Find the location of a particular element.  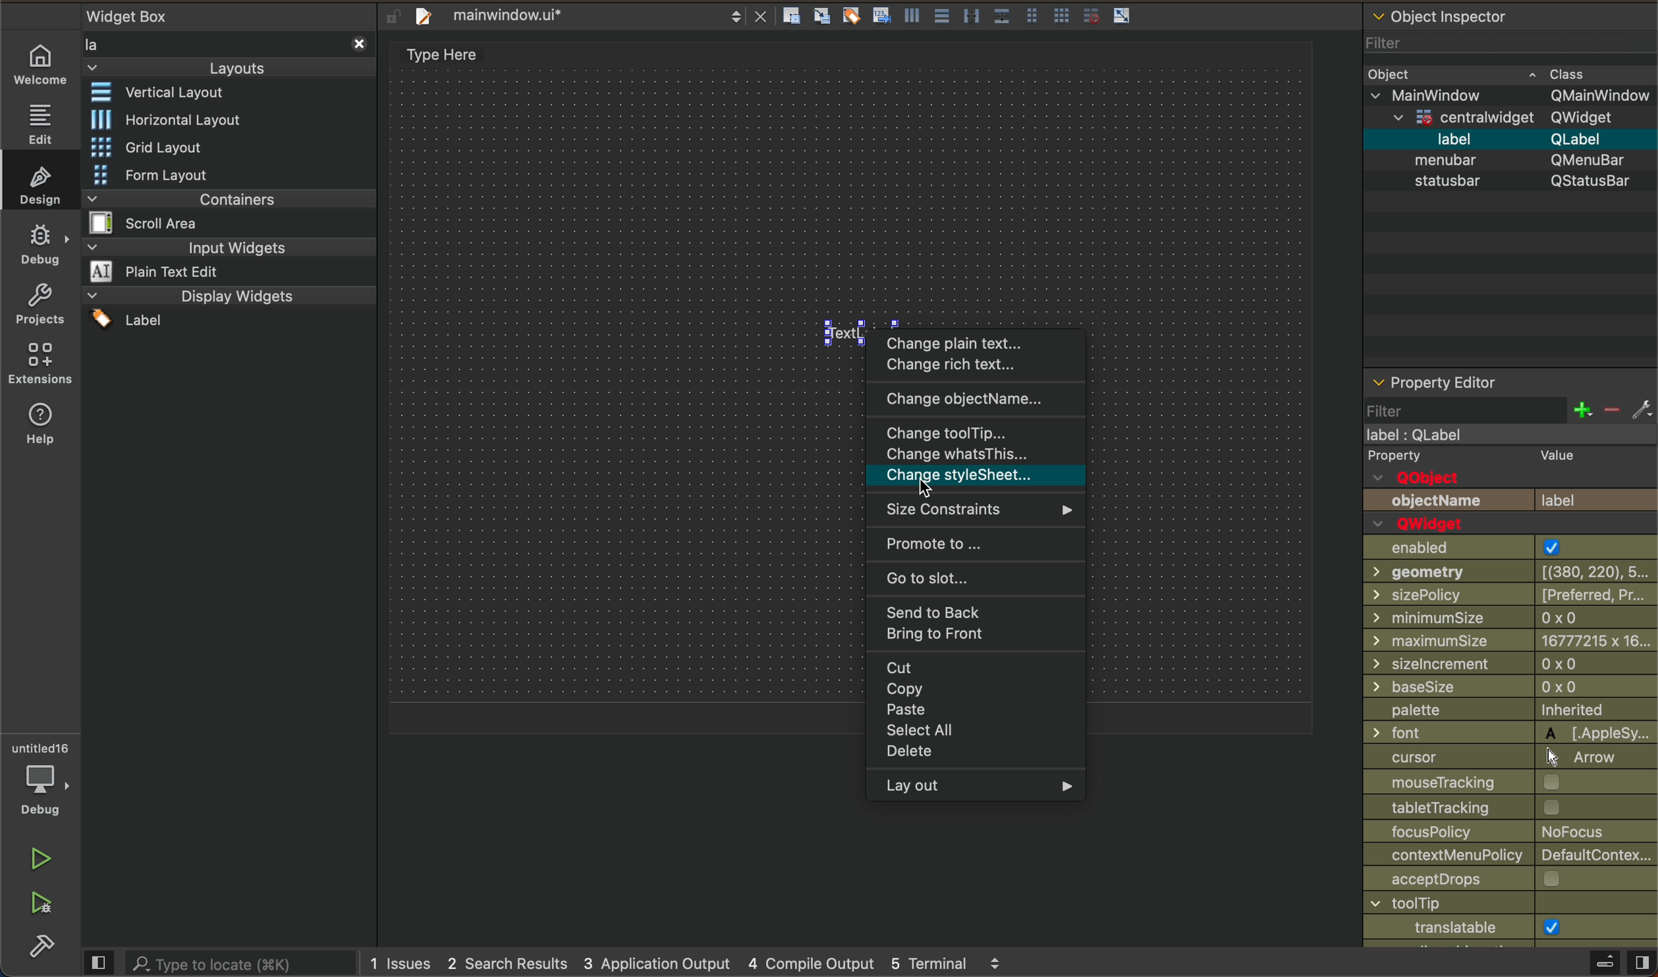

go to slot is located at coordinates (983, 578).